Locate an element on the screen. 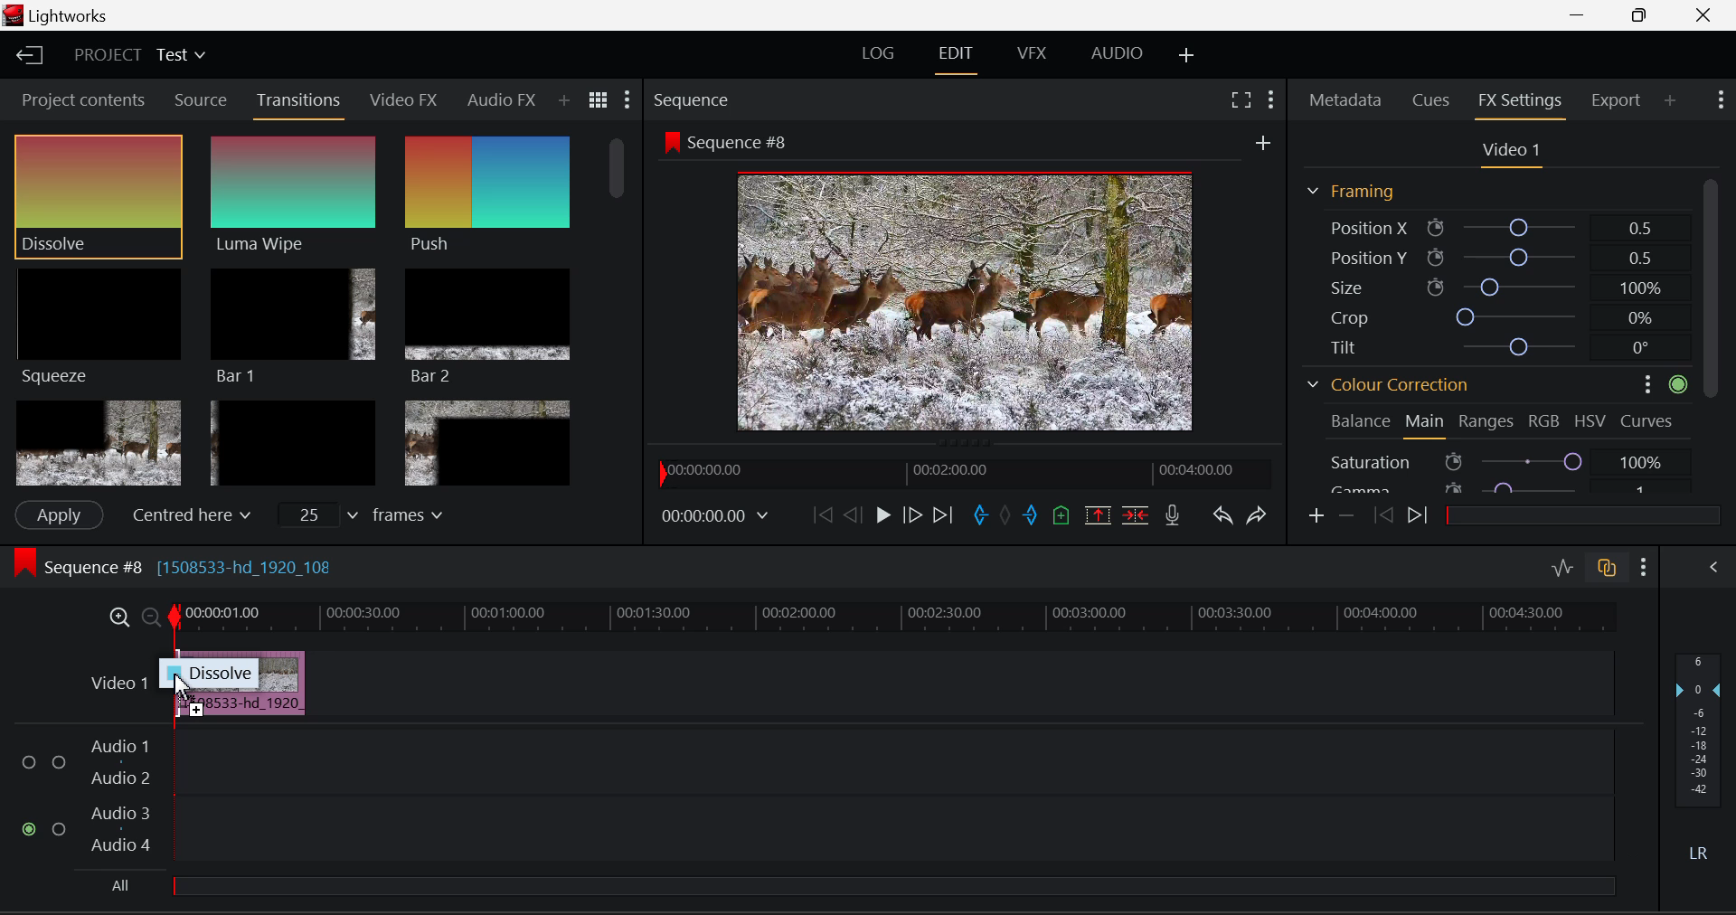 The width and height of the screenshot is (1736, 915). Toggle Auto Track Sync is located at coordinates (1607, 570).